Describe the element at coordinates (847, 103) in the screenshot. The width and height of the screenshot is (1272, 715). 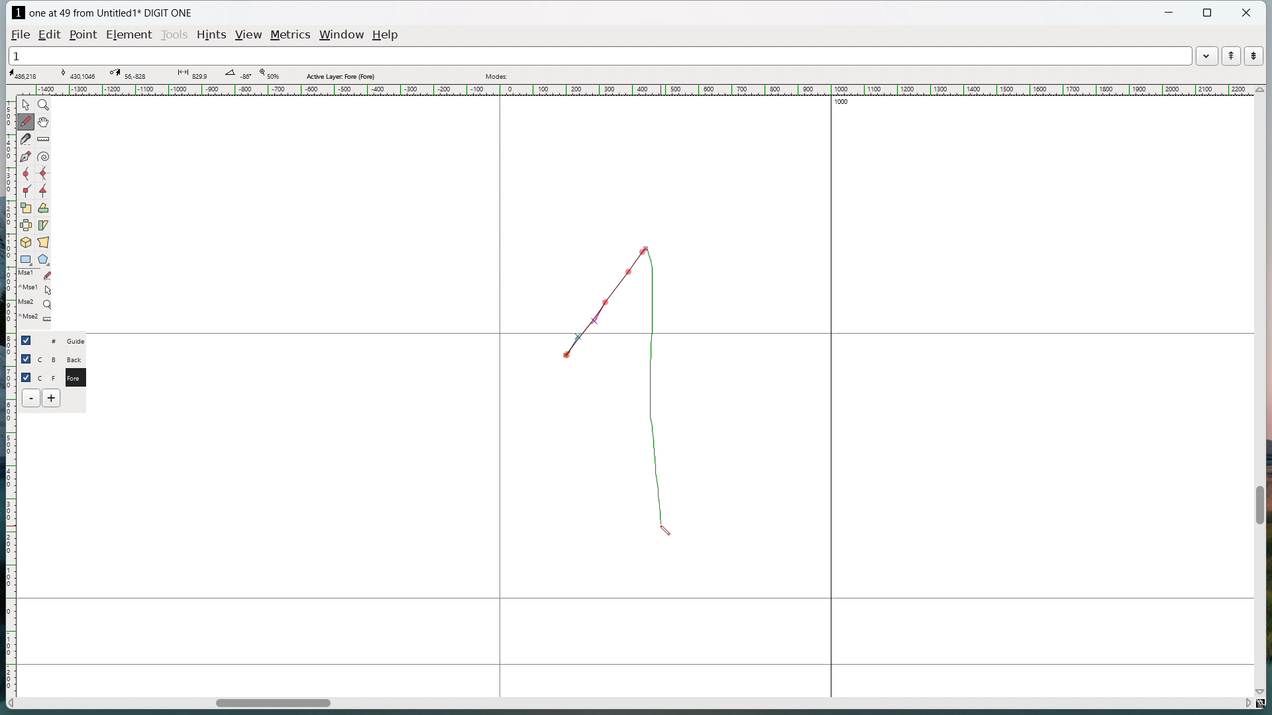
I see `1000` at that location.